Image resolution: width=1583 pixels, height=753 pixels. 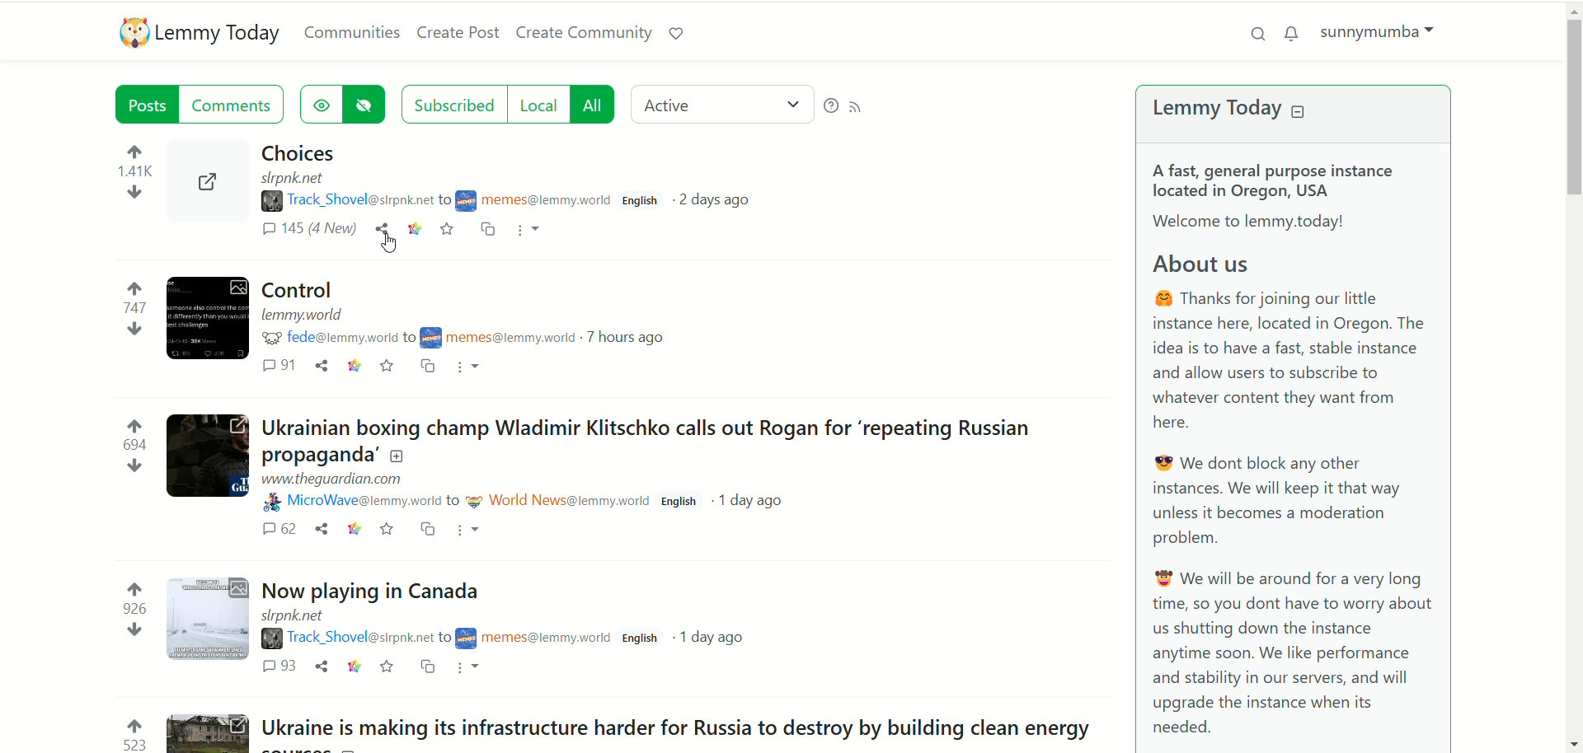 I want to click on save, so click(x=386, y=530).